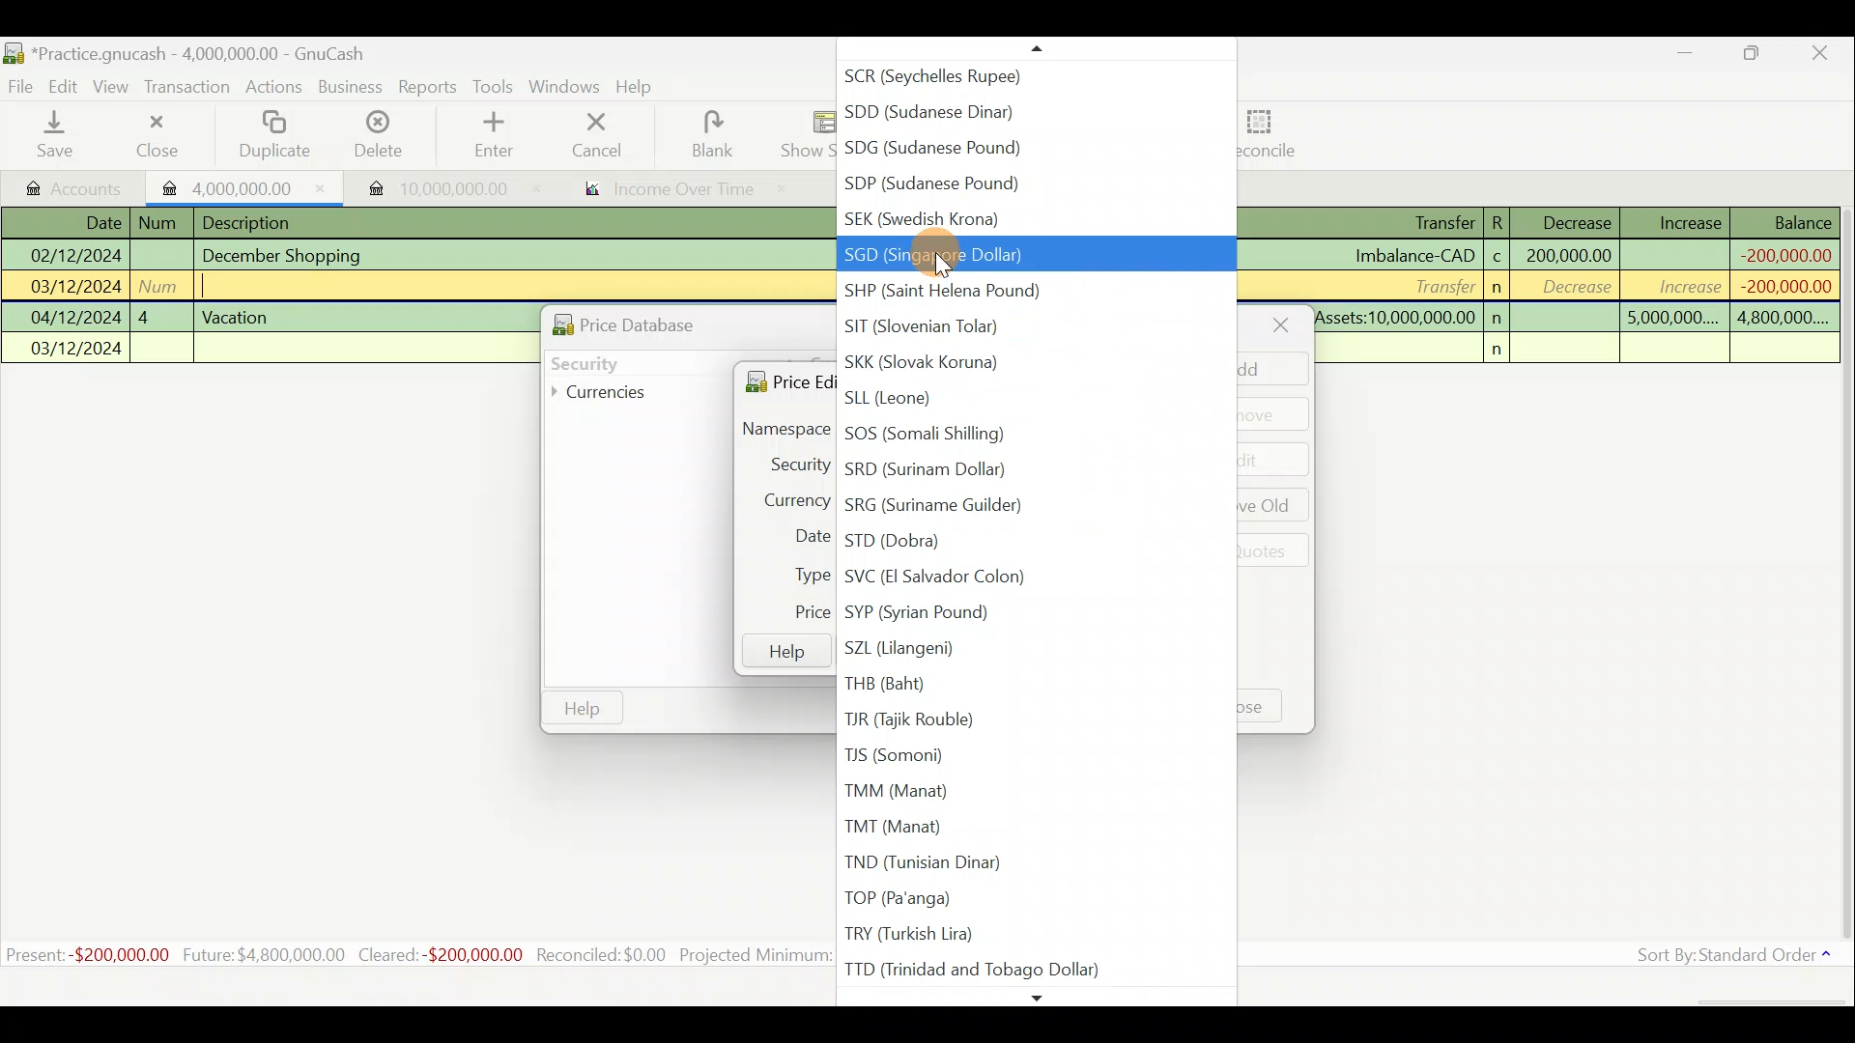  Describe the element at coordinates (291, 256) in the screenshot. I see `December Shopping` at that location.